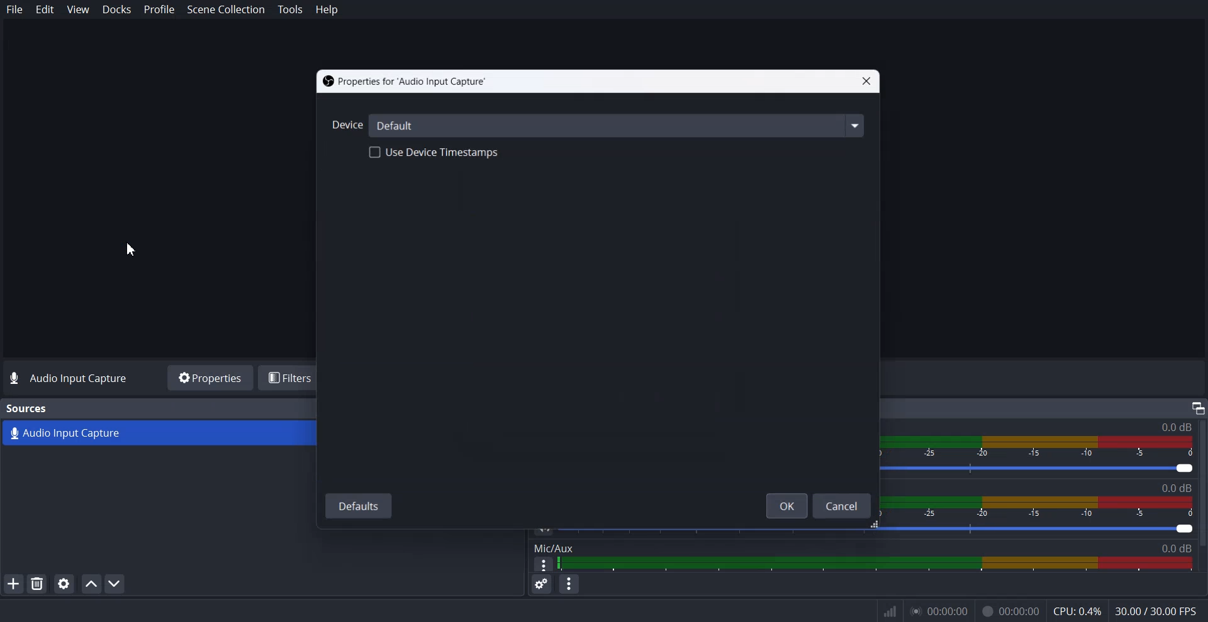 The image size is (1208, 622). What do you see at coordinates (91, 584) in the screenshot?
I see `Move source up` at bounding box center [91, 584].